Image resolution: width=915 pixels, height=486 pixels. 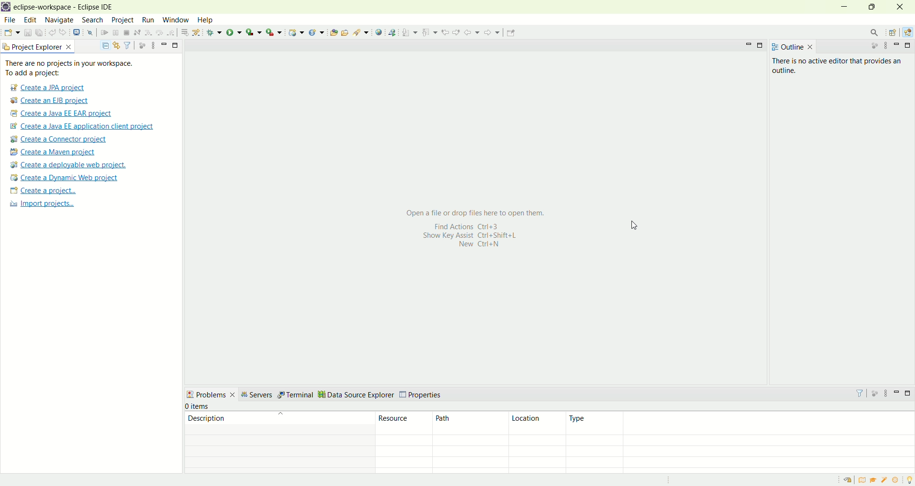 What do you see at coordinates (475, 229) in the screenshot?
I see `text` at bounding box center [475, 229].